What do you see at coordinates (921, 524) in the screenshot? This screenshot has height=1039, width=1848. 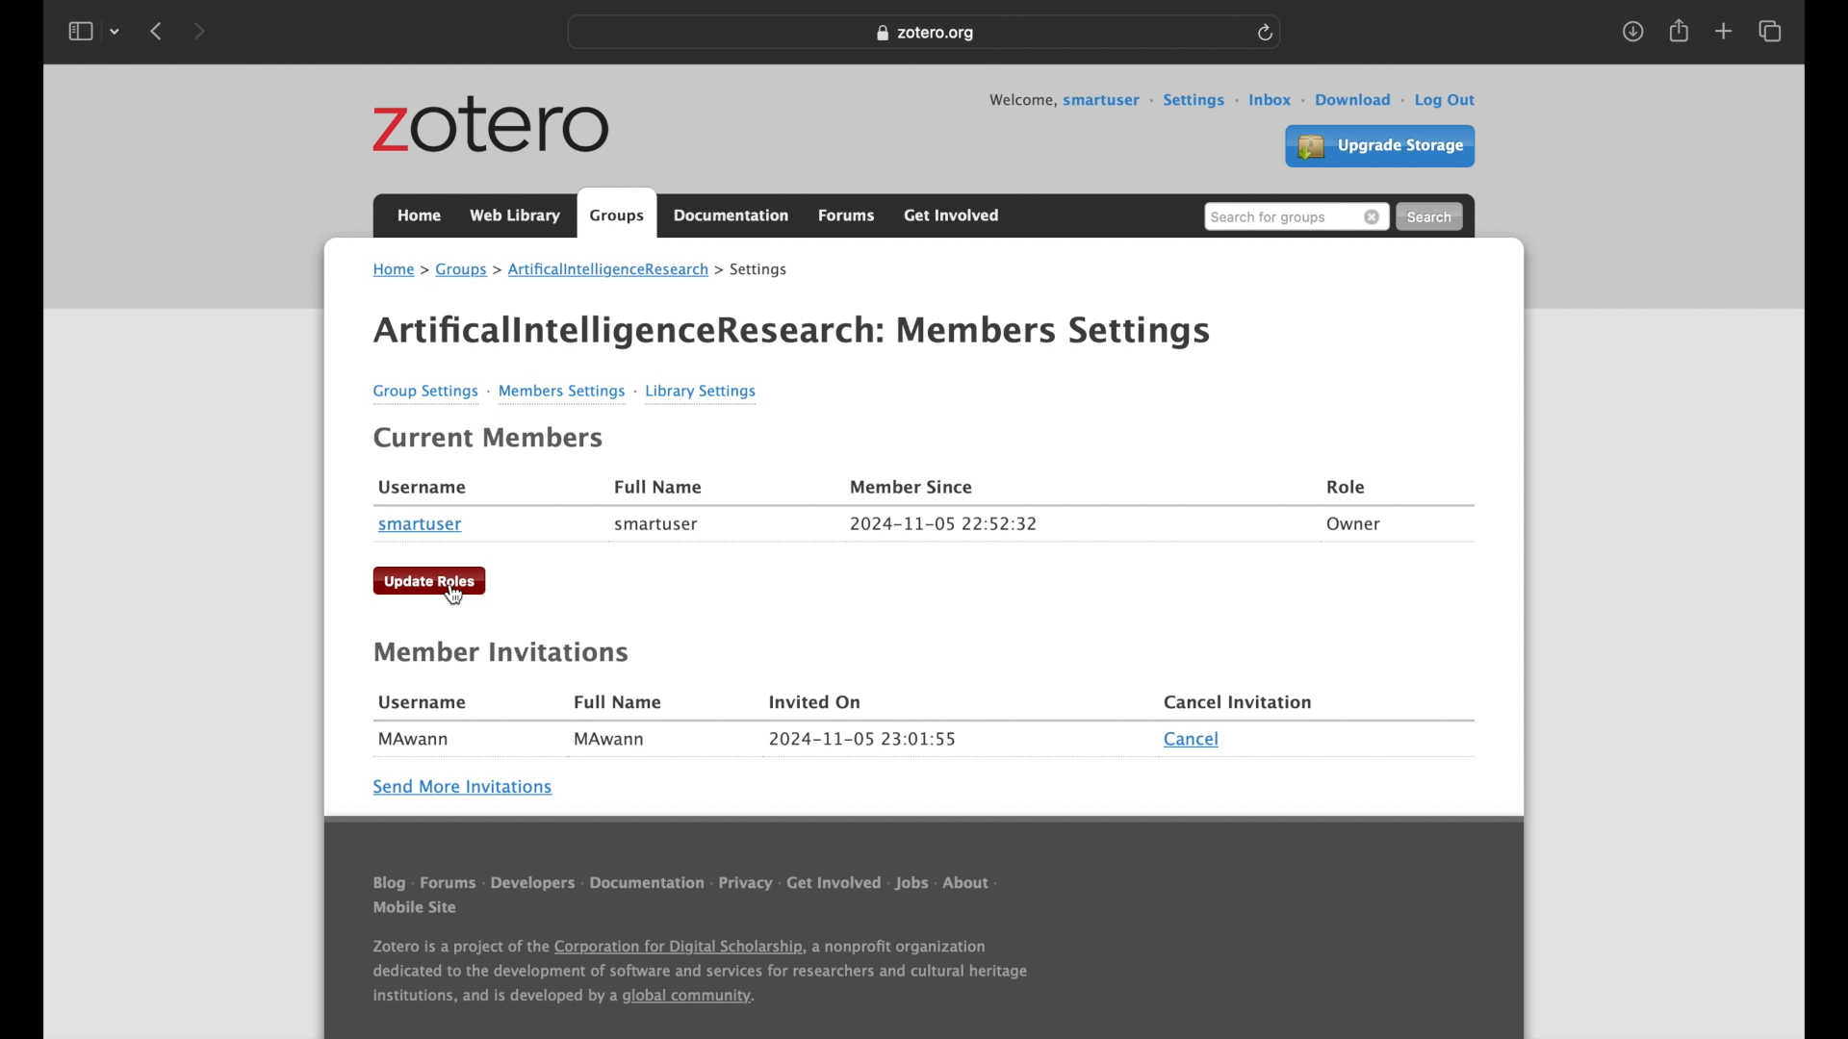 I see `2024-11-05 22:52:32` at bounding box center [921, 524].